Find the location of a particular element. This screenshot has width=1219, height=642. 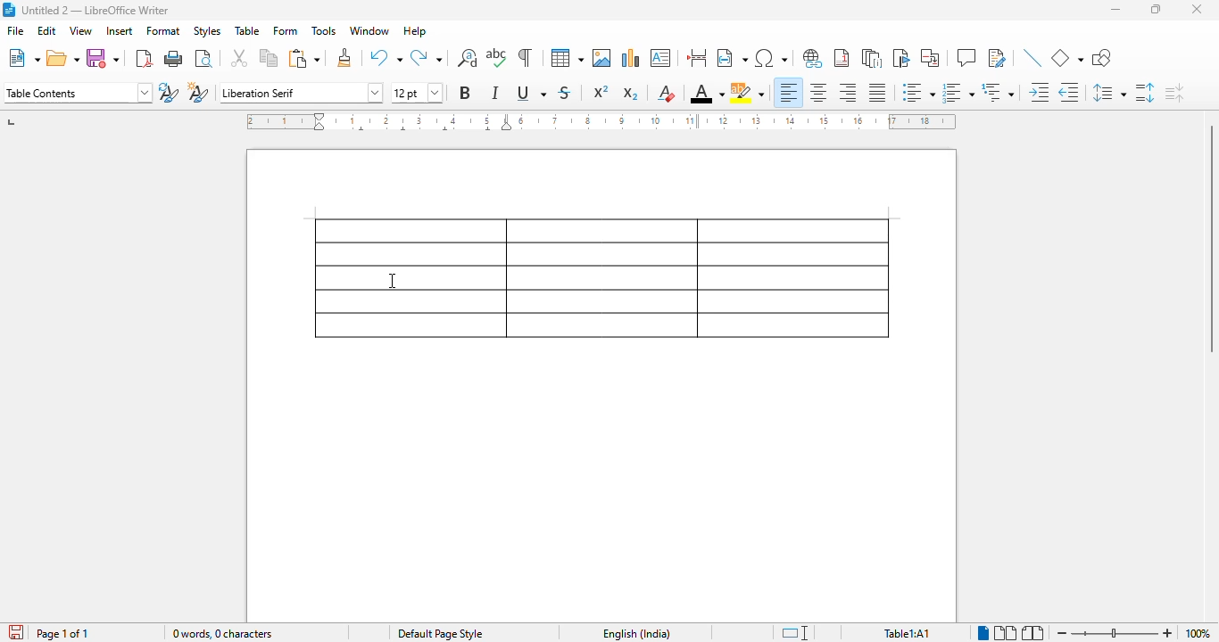

copy is located at coordinates (270, 59).